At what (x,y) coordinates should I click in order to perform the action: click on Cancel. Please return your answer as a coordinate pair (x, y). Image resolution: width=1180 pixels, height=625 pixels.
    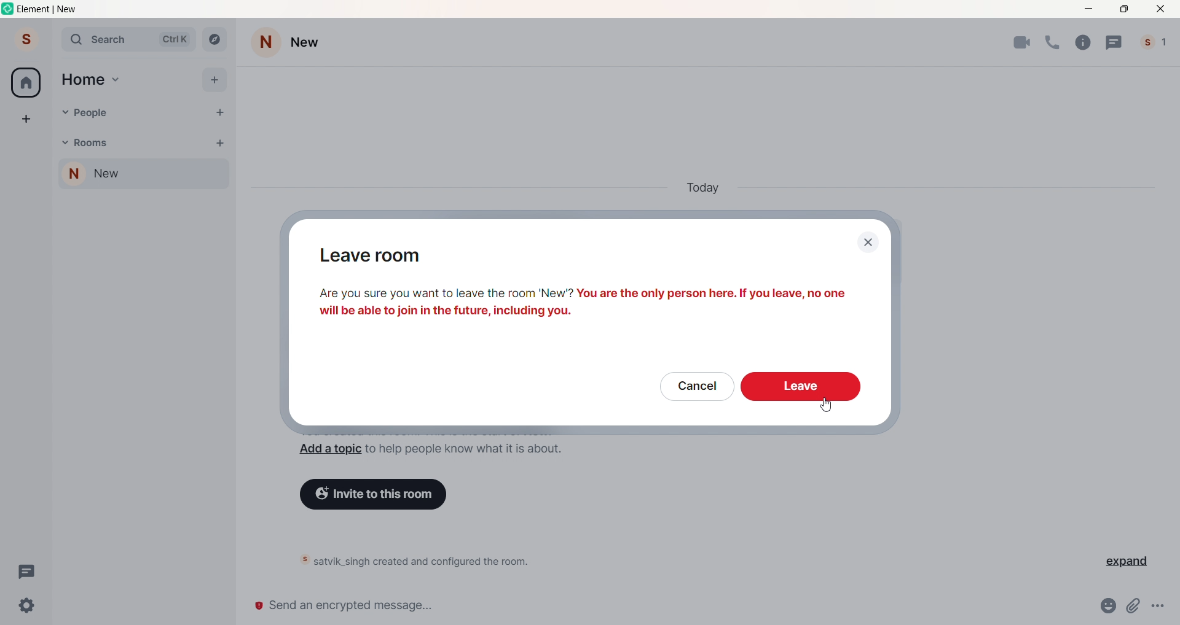
    Looking at the image, I should click on (693, 388).